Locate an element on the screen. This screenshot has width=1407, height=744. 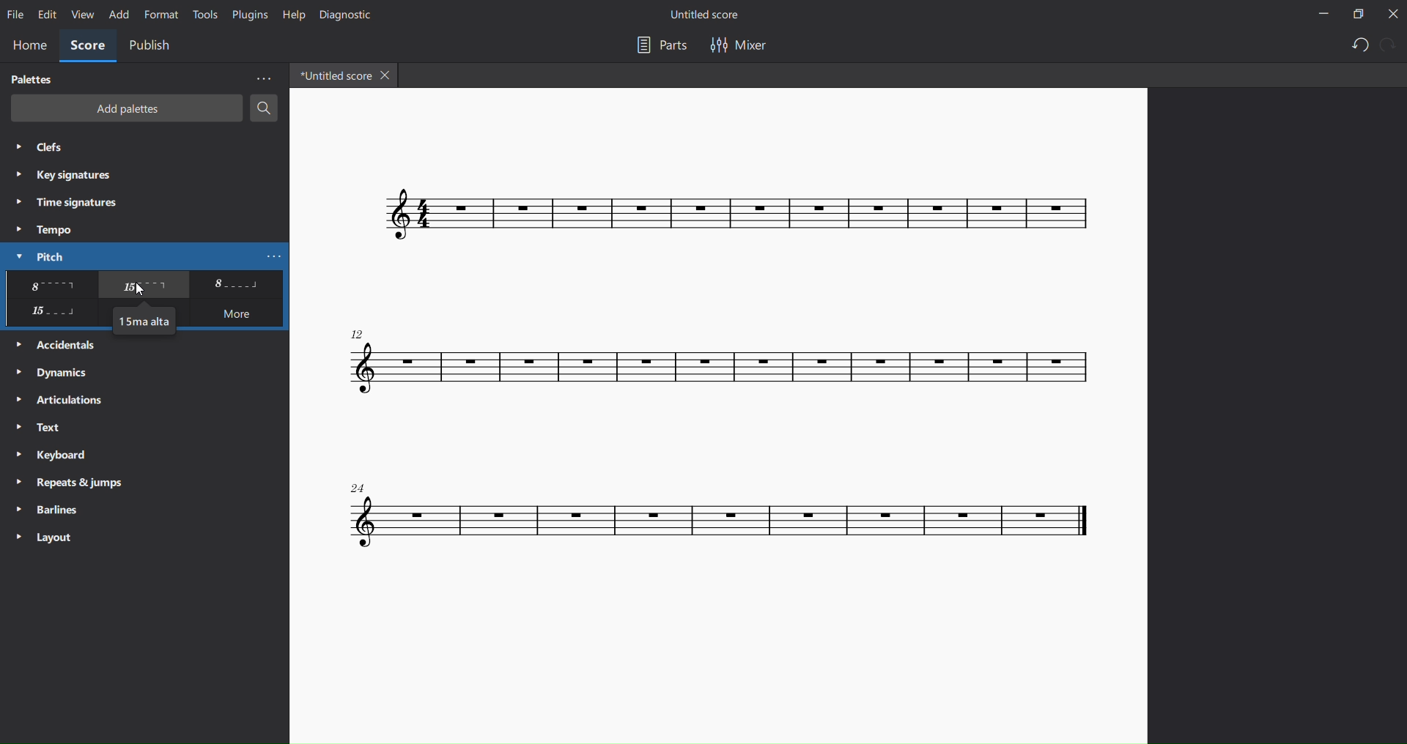
format is located at coordinates (160, 14).